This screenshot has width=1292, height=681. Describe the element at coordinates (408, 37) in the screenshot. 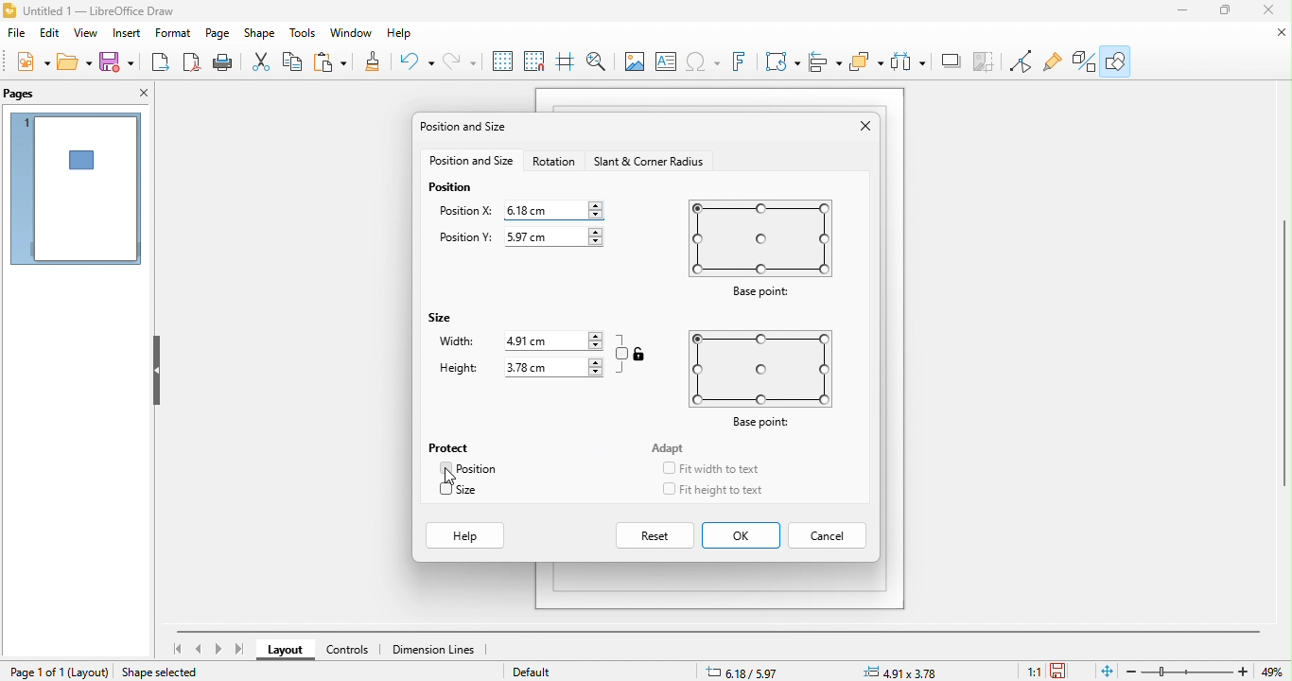

I see `help` at that location.